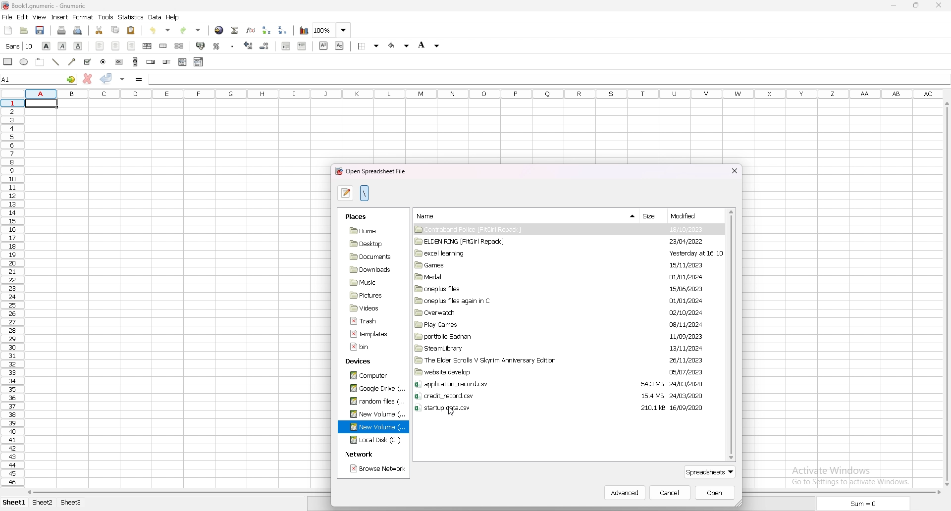 Image resolution: width=951 pixels, height=511 pixels. What do you see at coordinates (285, 46) in the screenshot?
I see `decrease indent` at bounding box center [285, 46].